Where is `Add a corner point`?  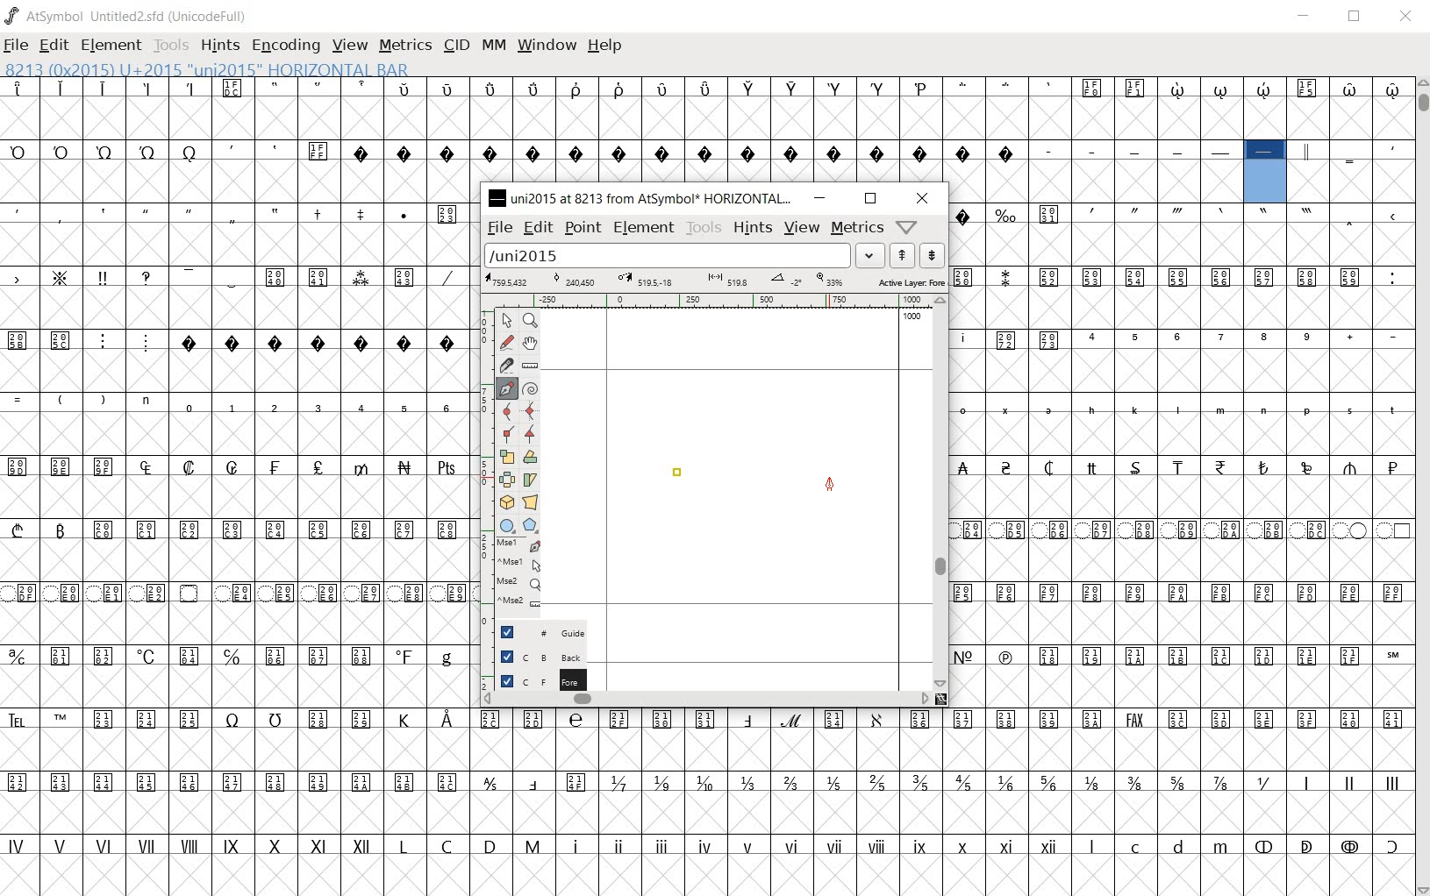 Add a corner point is located at coordinates (529, 434).